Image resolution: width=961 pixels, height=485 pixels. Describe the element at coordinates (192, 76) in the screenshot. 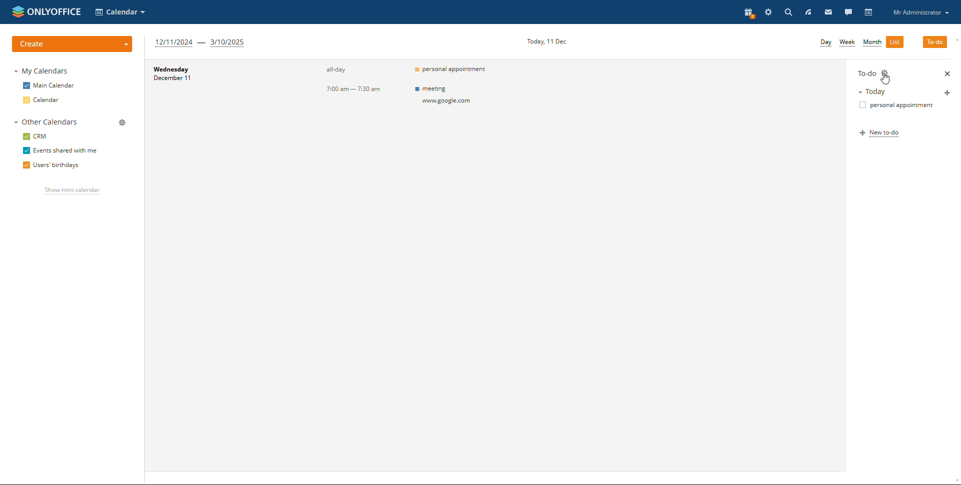

I see `day and date` at that location.